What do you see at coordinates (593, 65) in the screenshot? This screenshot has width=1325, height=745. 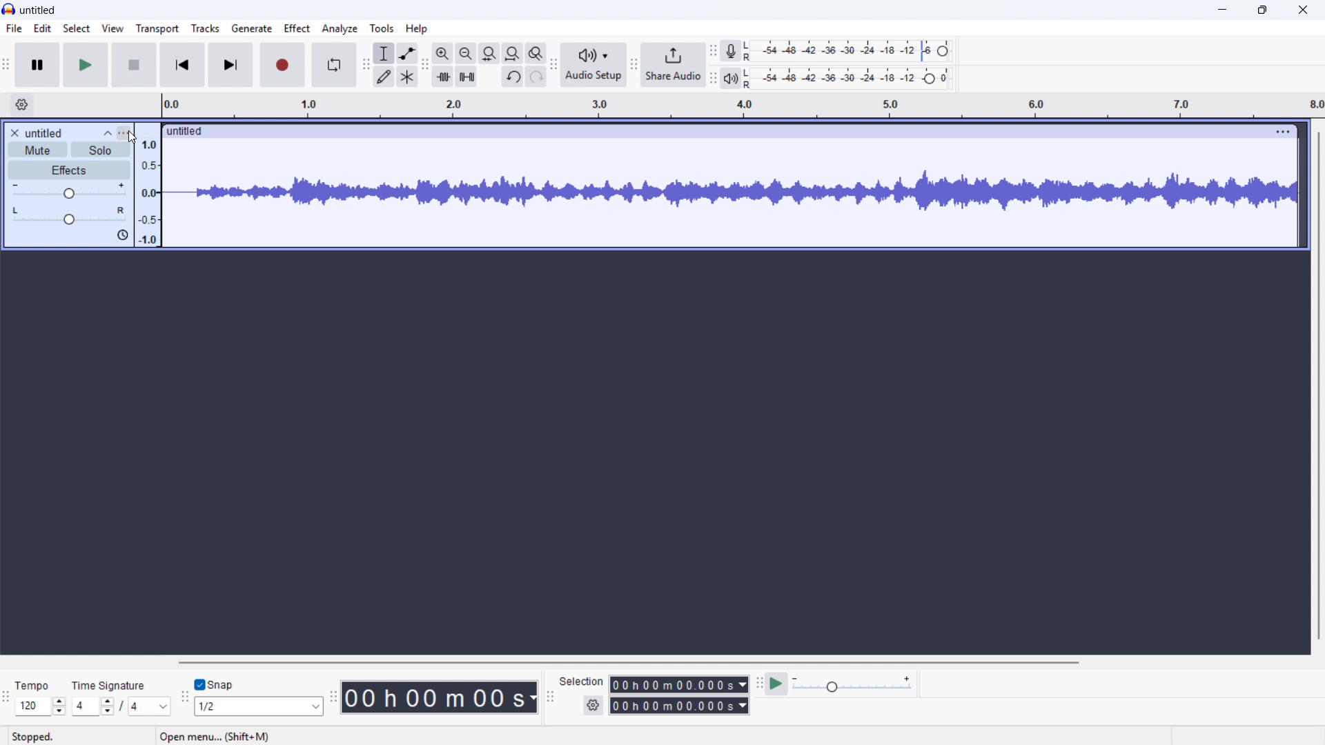 I see `Audio setup ` at bounding box center [593, 65].